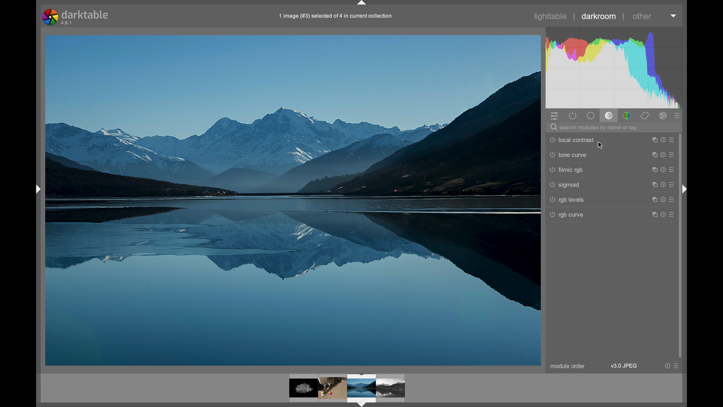 The width and height of the screenshot is (723, 407). Describe the element at coordinates (594, 128) in the screenshot. I see `search modules by name or tag` at that location.